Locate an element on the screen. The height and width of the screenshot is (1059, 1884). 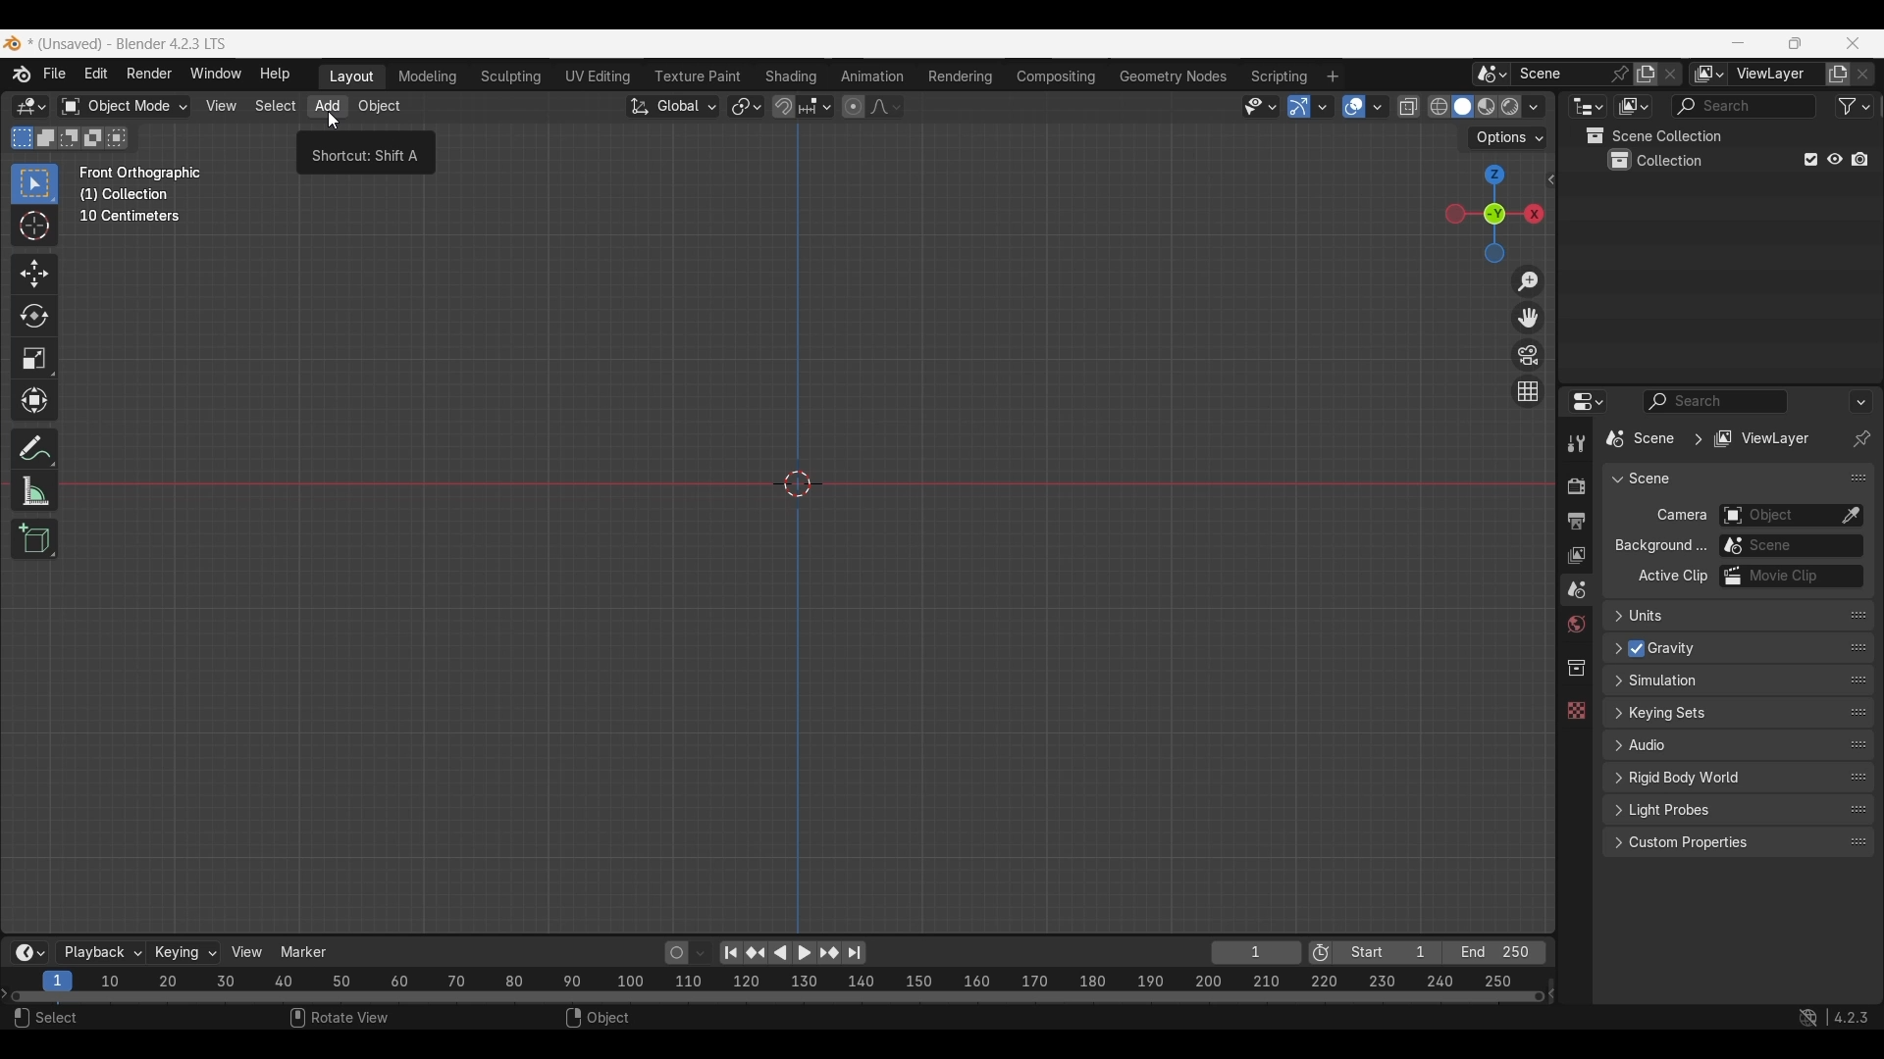
Click to expand is located at coordinates (1726, 647).